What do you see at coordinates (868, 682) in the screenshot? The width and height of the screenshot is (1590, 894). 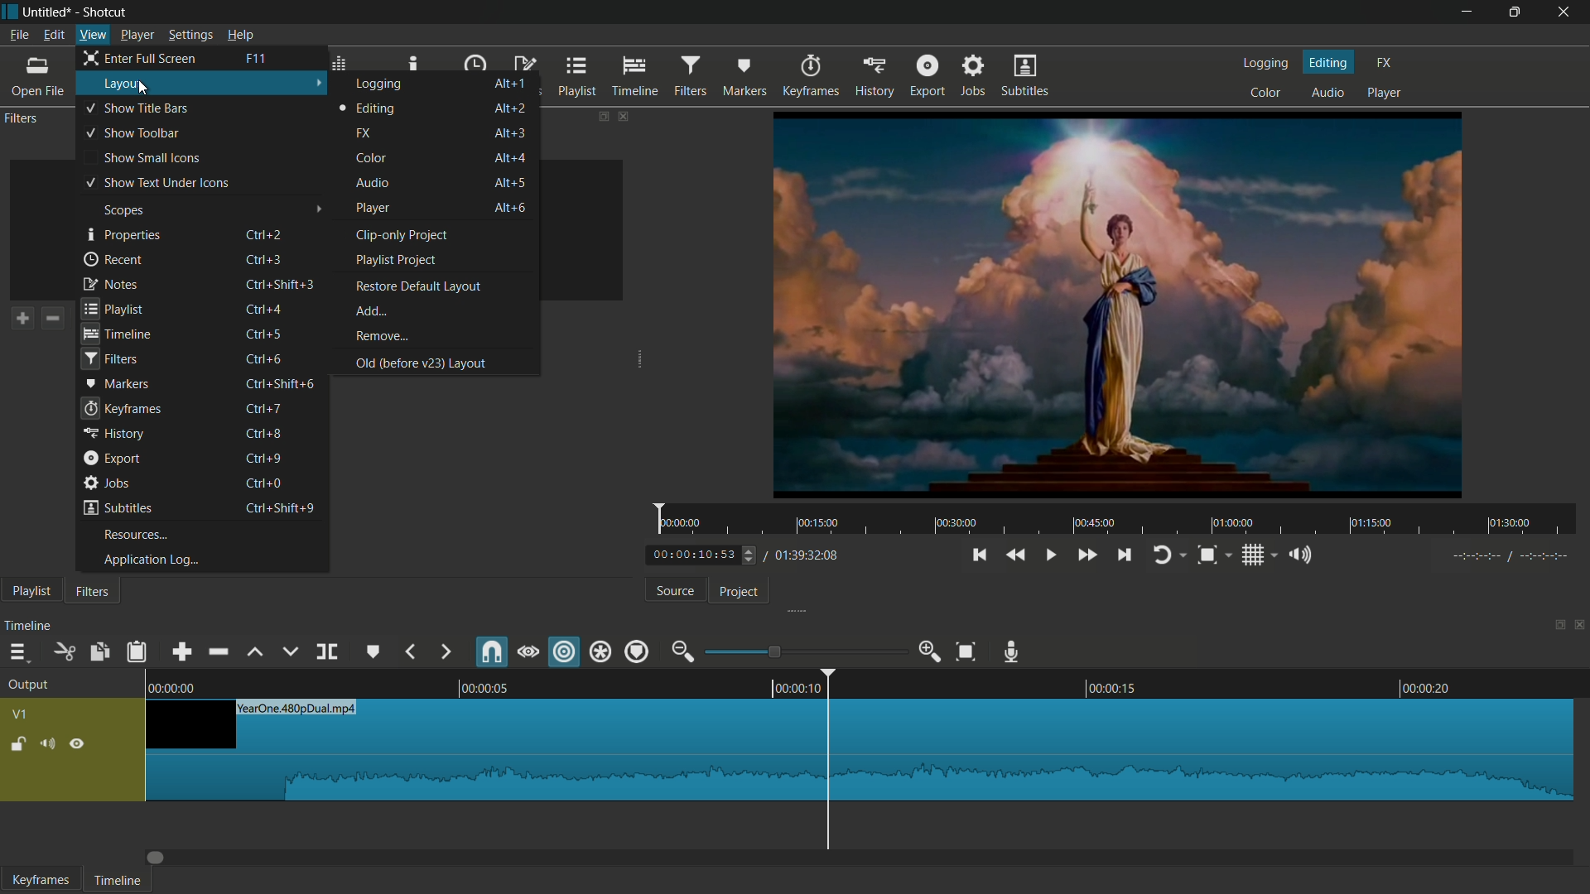 I see `timeliner` at bounding box center [868, 682].